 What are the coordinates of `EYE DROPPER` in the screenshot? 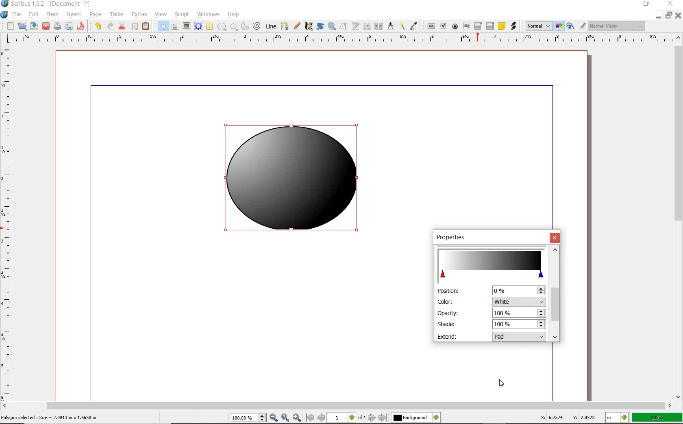 It's located at (414, 26).